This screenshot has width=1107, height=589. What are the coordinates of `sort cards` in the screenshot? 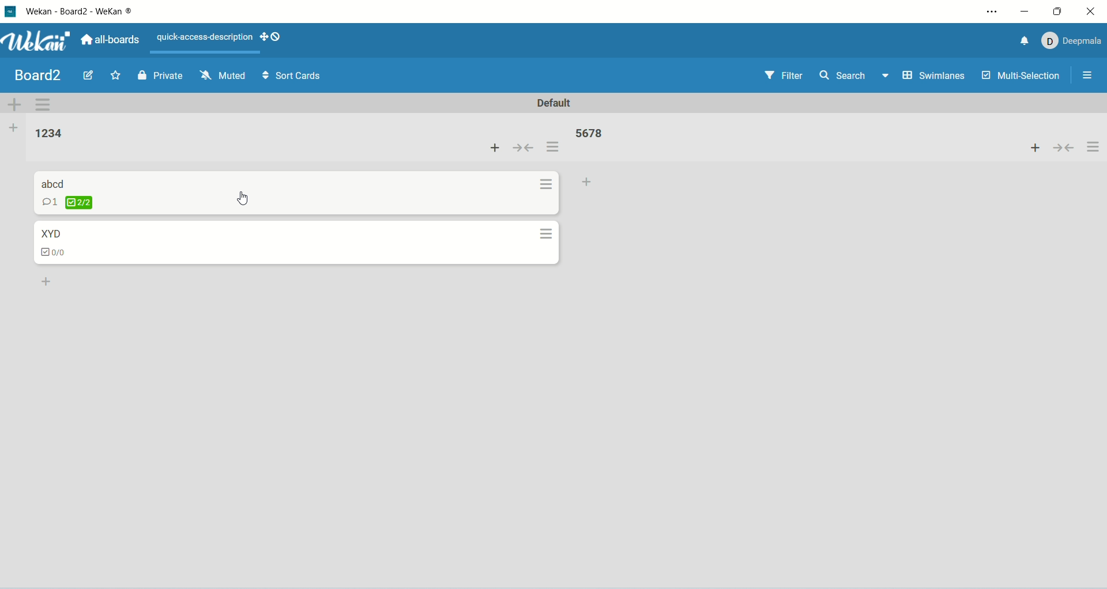 It's located at (293, 76).